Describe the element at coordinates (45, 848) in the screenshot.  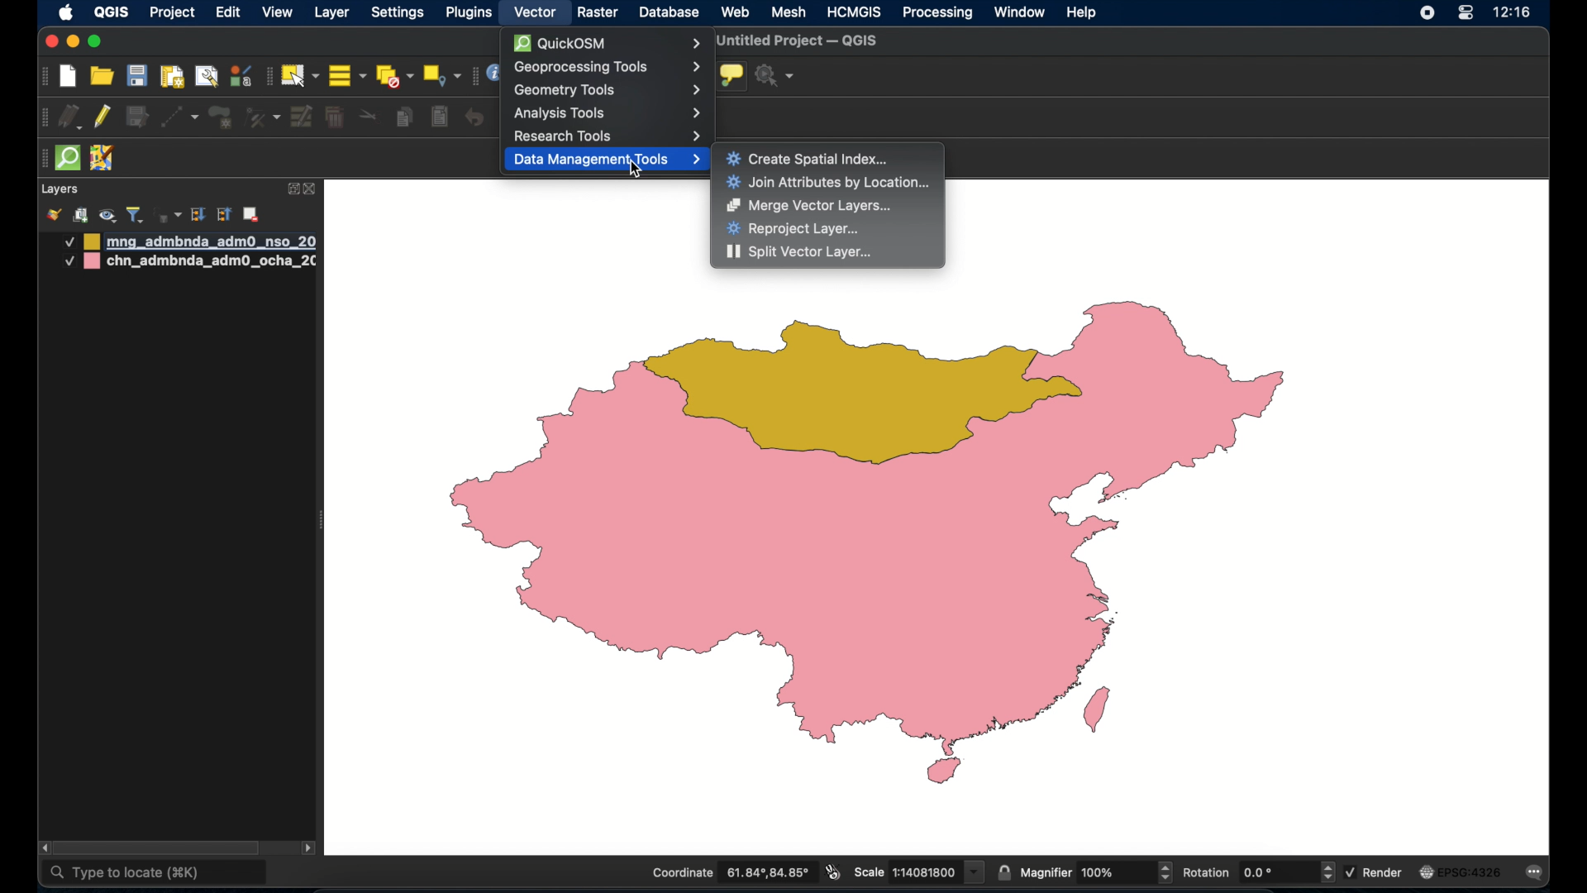
I see `scroll left` at that location.